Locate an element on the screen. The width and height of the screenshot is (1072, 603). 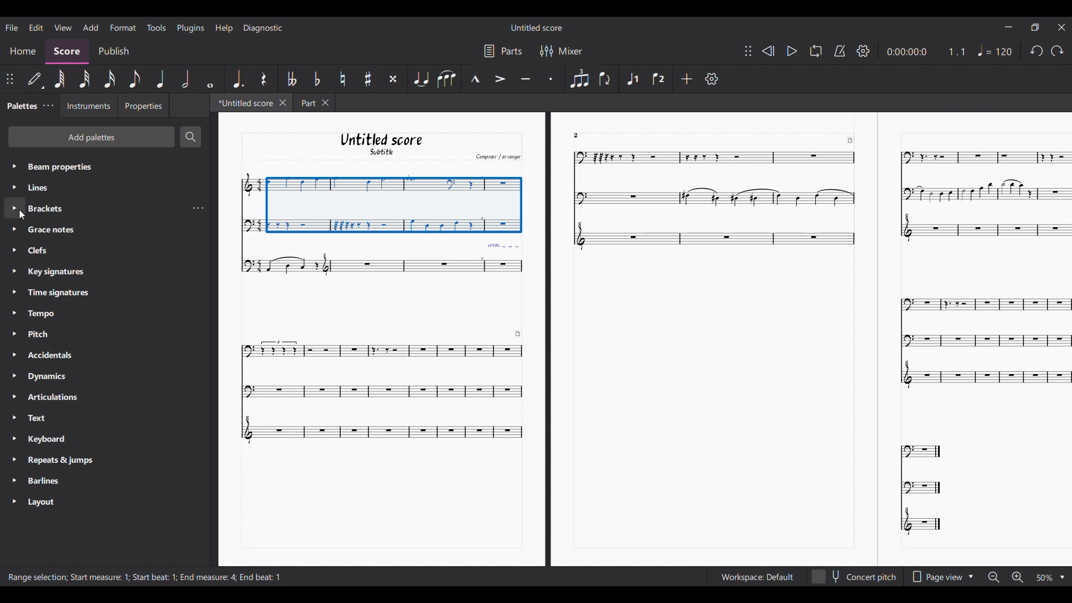
 is located at coordinates (984, 376).